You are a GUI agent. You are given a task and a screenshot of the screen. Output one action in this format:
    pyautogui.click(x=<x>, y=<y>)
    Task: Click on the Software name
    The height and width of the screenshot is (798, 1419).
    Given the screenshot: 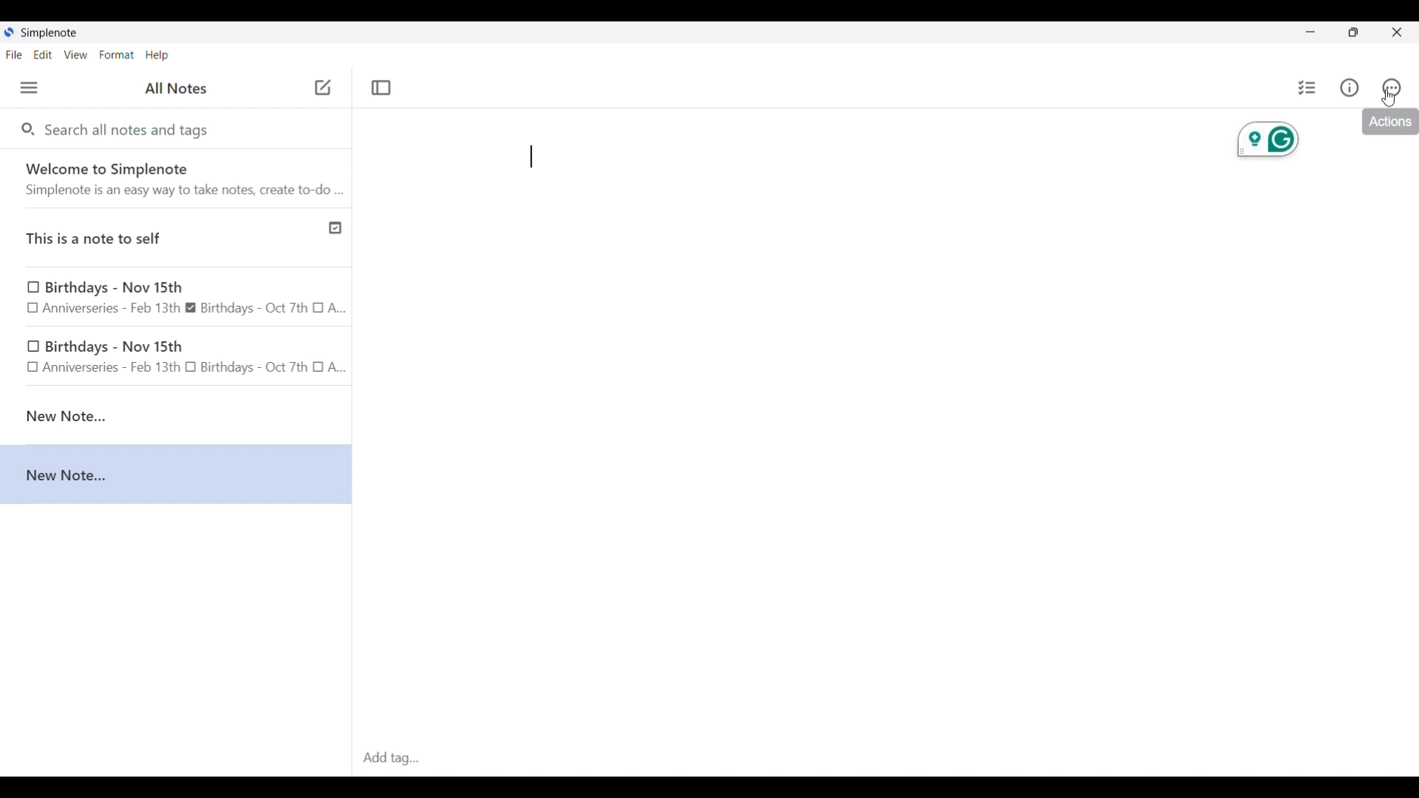 What is the action you would take?
    pyautogui.click(x=50, y=33)
    